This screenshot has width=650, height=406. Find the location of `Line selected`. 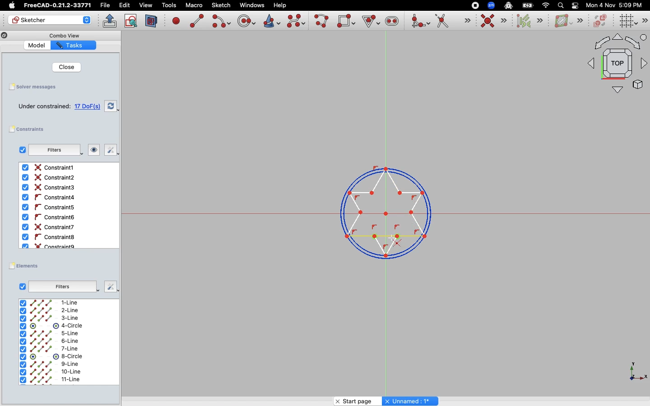

Line selected is located at coordinates (399, 213).